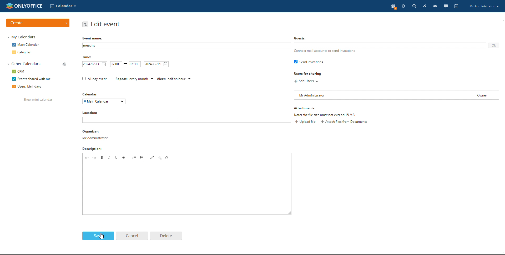 This screenshot has height=255, width=505. I want to click on event repetition, so click(135, 79).